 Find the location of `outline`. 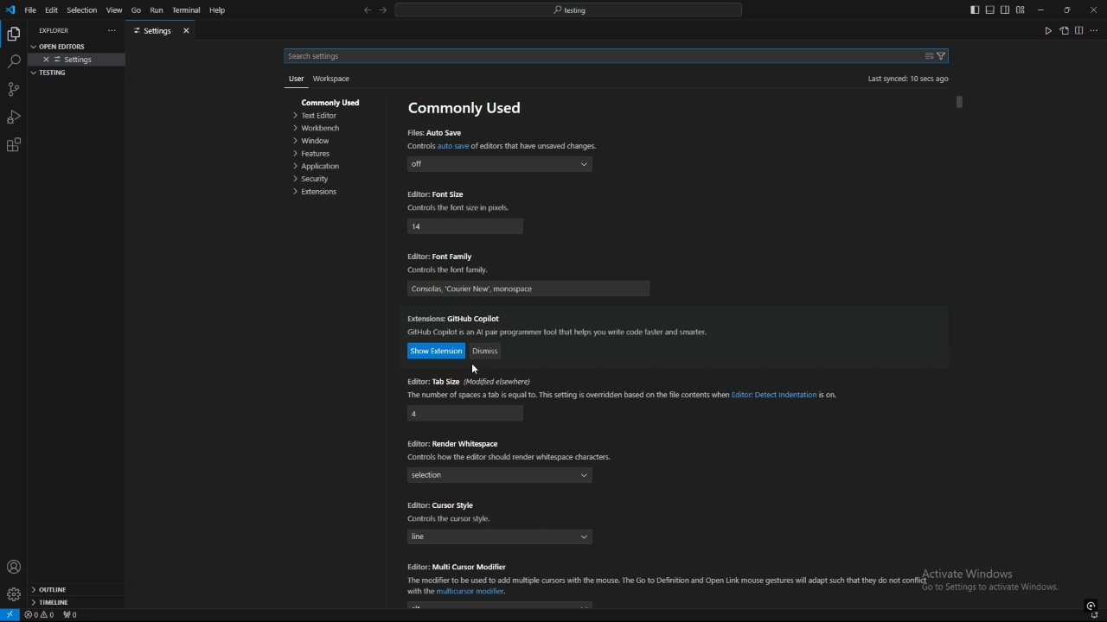

outline is located at coordinates (76, 590).